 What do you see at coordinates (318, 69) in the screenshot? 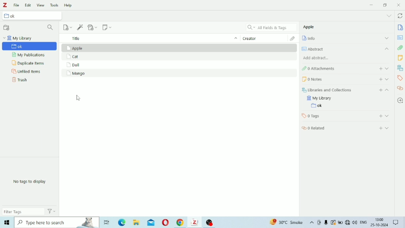
I see `Attachments` at bounding box center [318, 69].